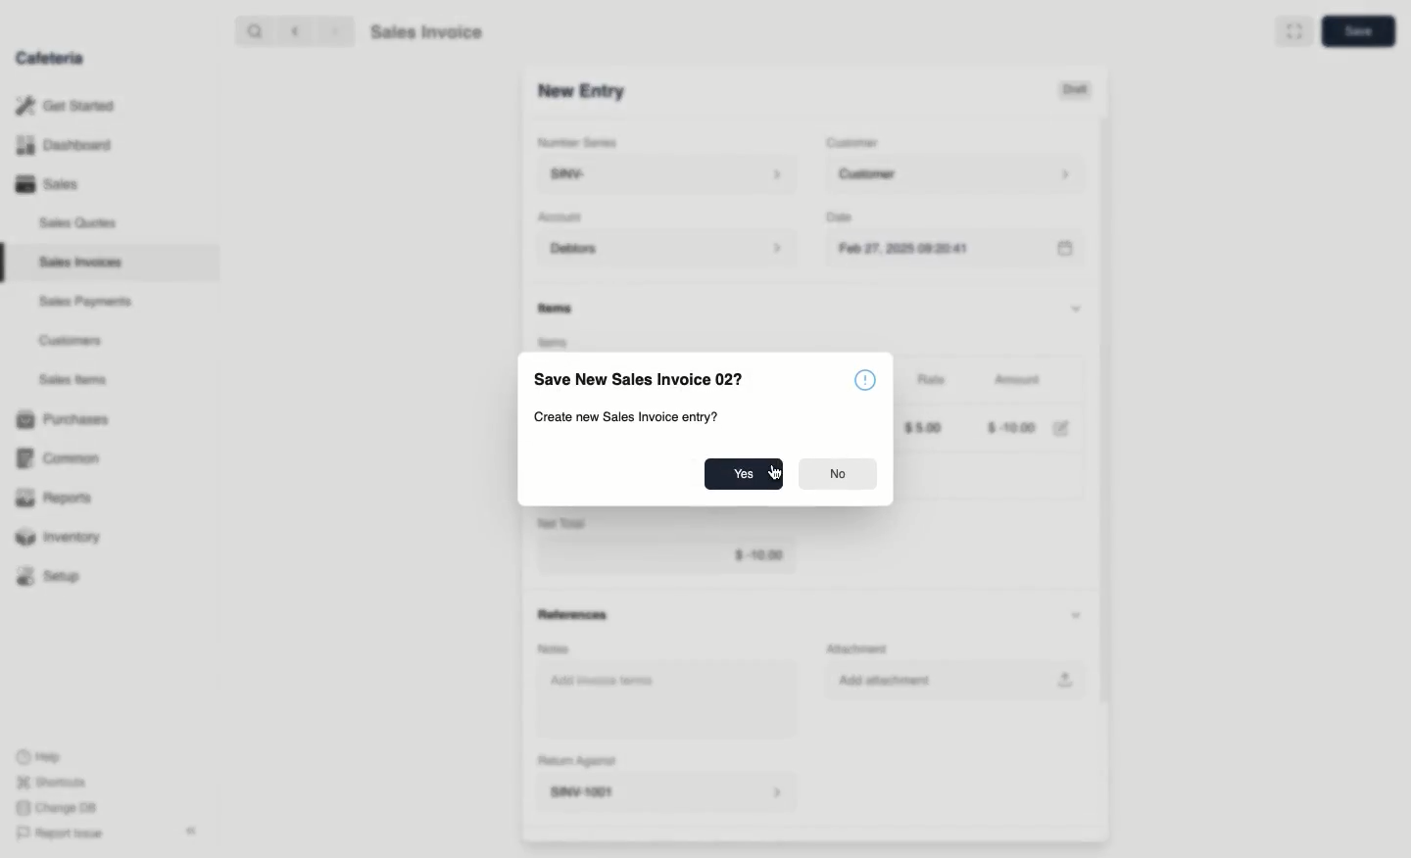 This screenshot has width=1411, height=858. Describe the element at coordinates (581, 91) in the screenshot. I see `SINV-1001` at that location.